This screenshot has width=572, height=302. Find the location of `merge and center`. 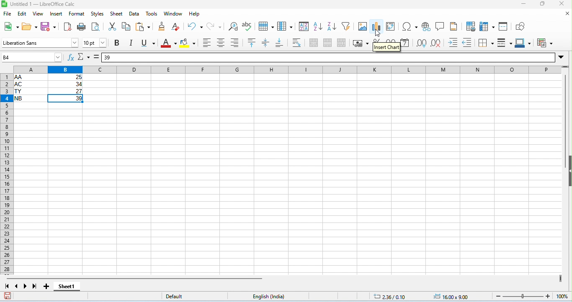

merge and center is located at coordinates (314, 43).